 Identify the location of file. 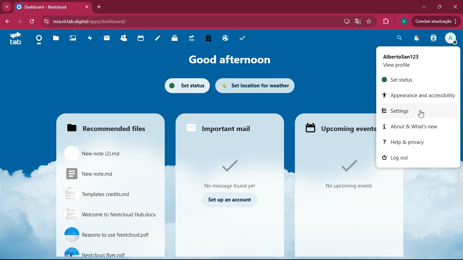
(110, 153).